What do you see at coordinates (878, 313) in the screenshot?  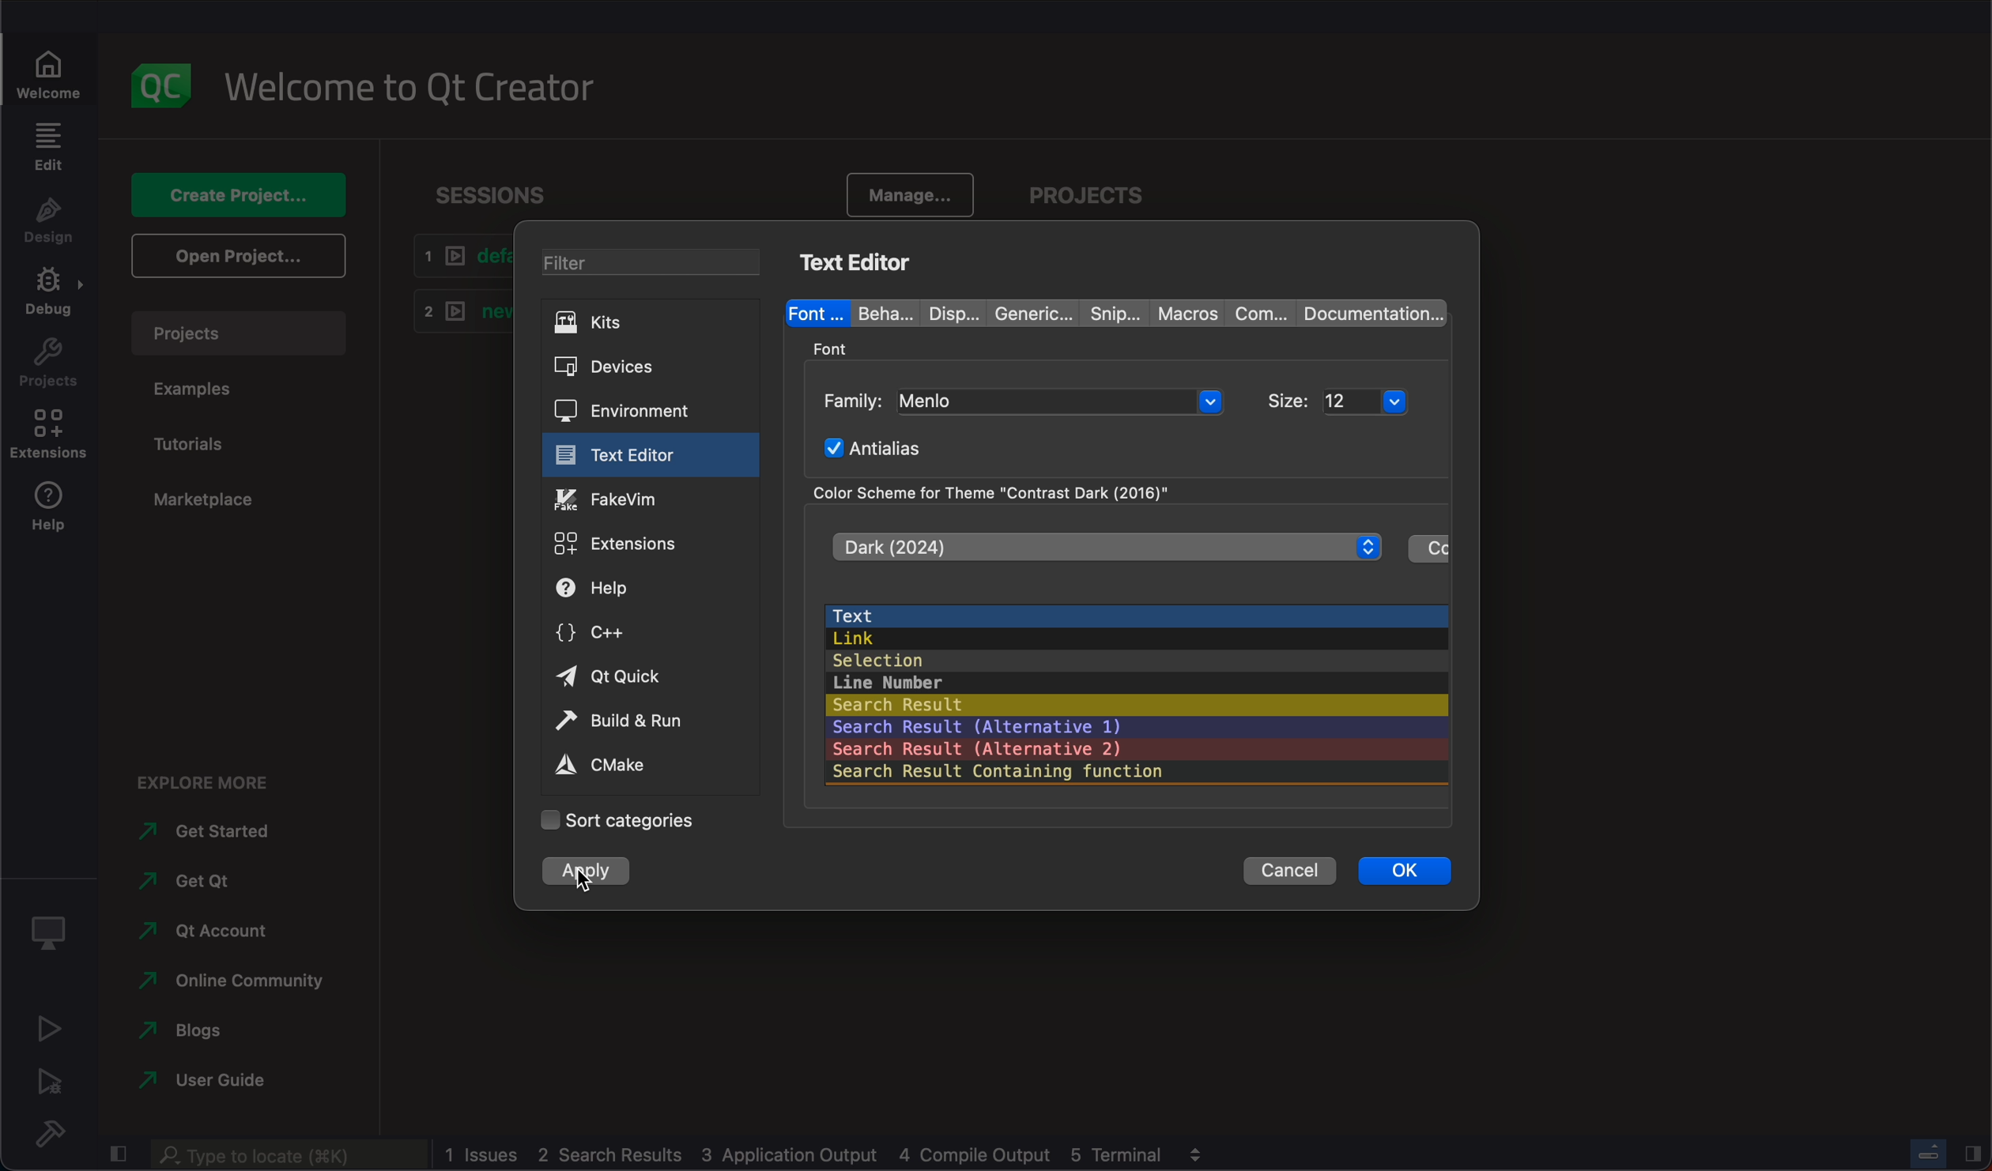 I see `beha` at bounding box center [878, 313].